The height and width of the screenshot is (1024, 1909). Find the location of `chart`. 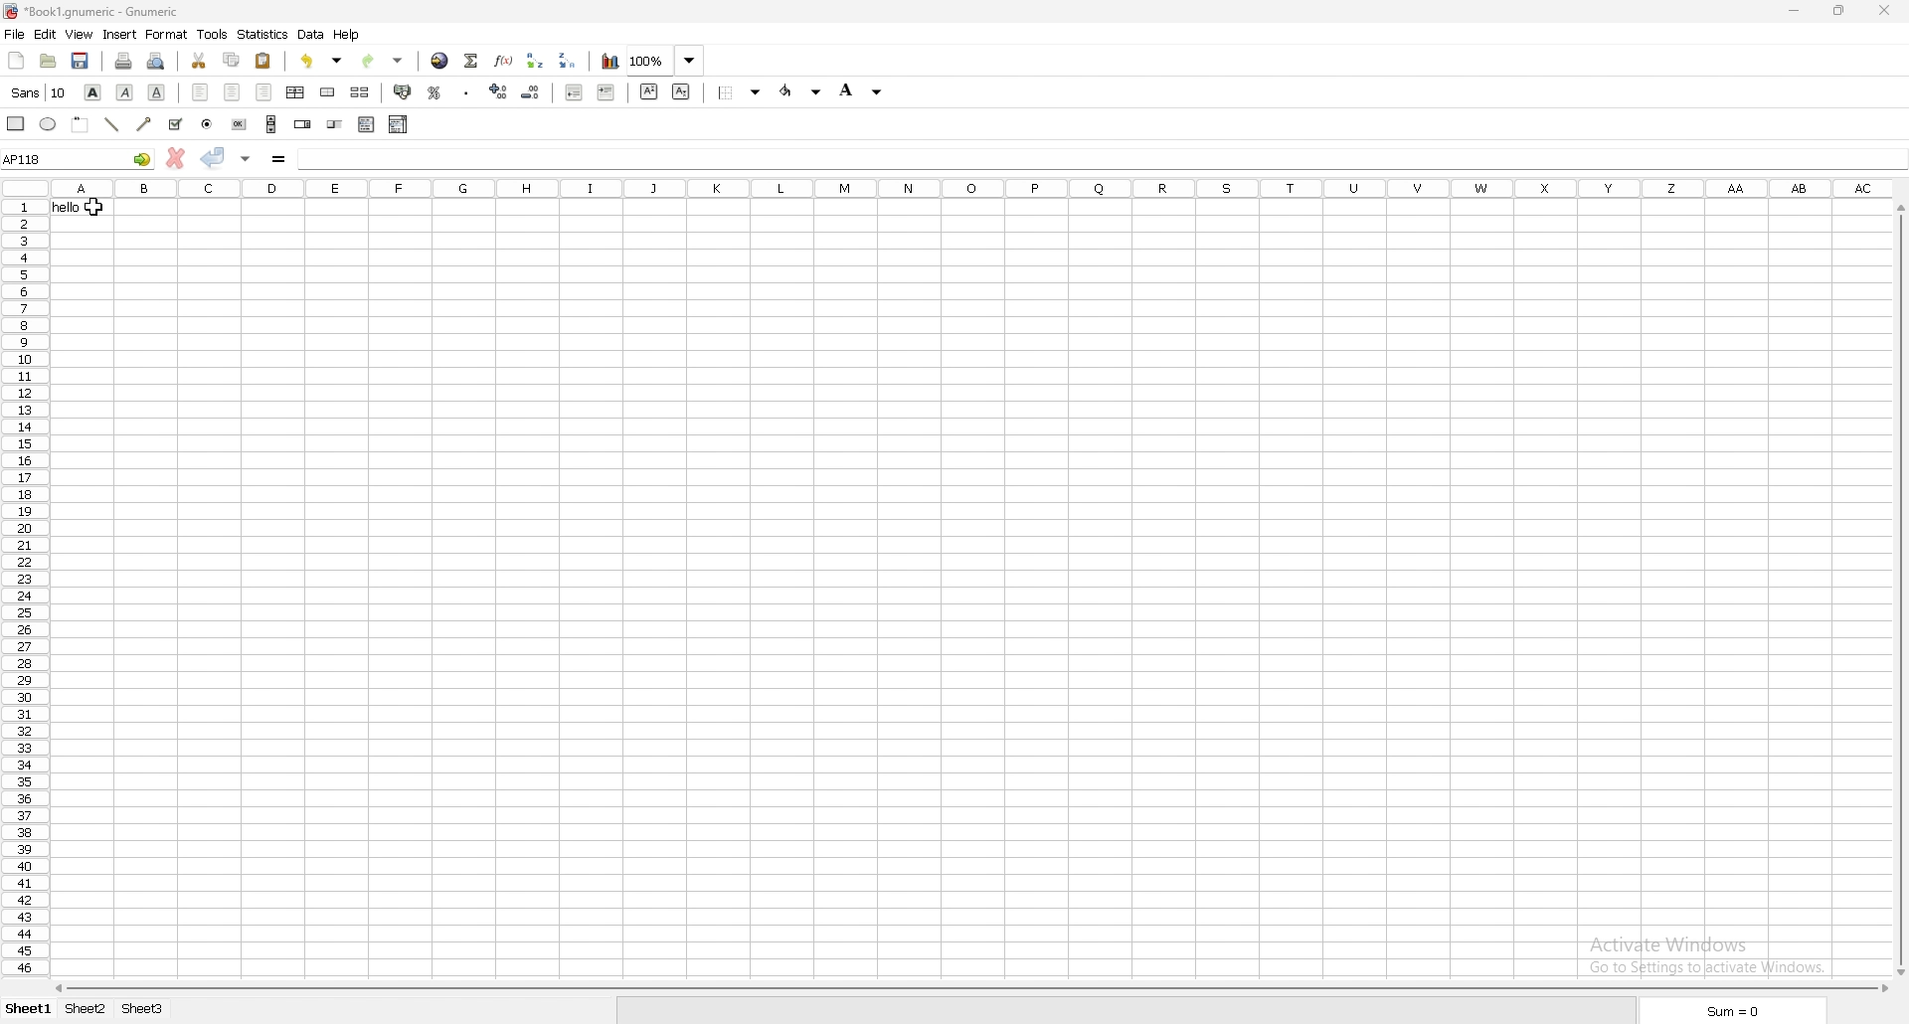

chart is located at coordinates (608, 61).